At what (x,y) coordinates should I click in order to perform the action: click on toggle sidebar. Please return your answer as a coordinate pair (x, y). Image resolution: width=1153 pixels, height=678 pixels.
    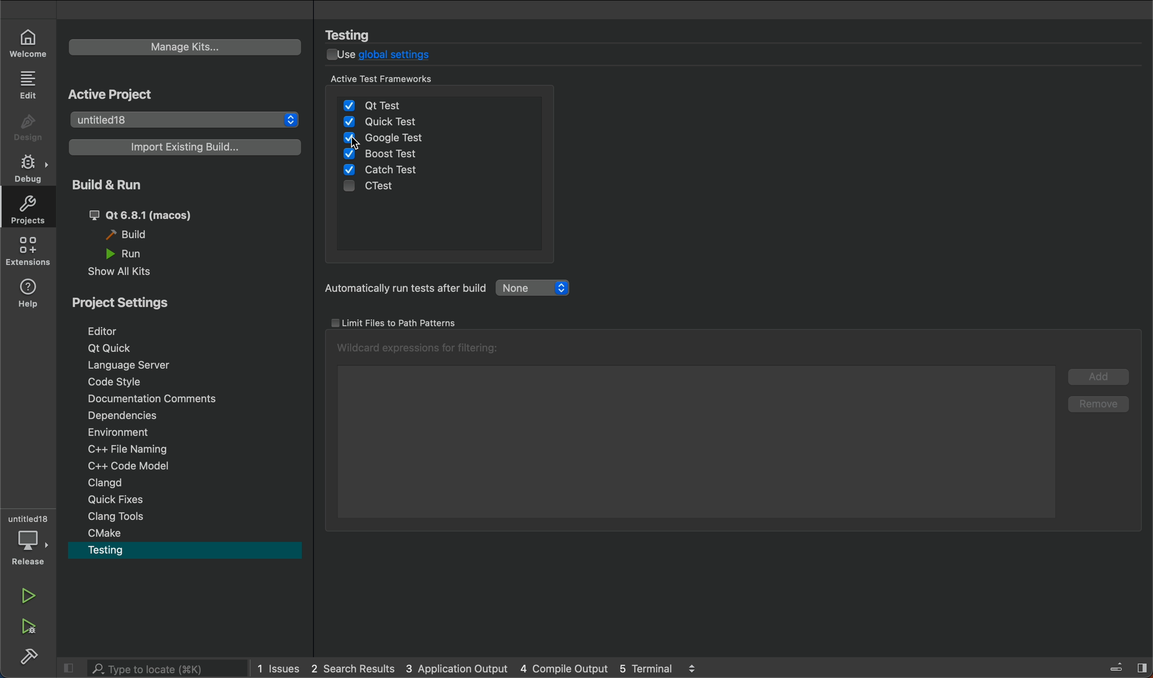
    Looking at the image, I should click on (1125, 669).